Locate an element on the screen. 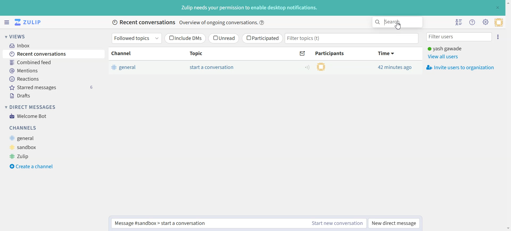 This screenshot has width=511, height=231. Channel is located at coordinates (138, 53).